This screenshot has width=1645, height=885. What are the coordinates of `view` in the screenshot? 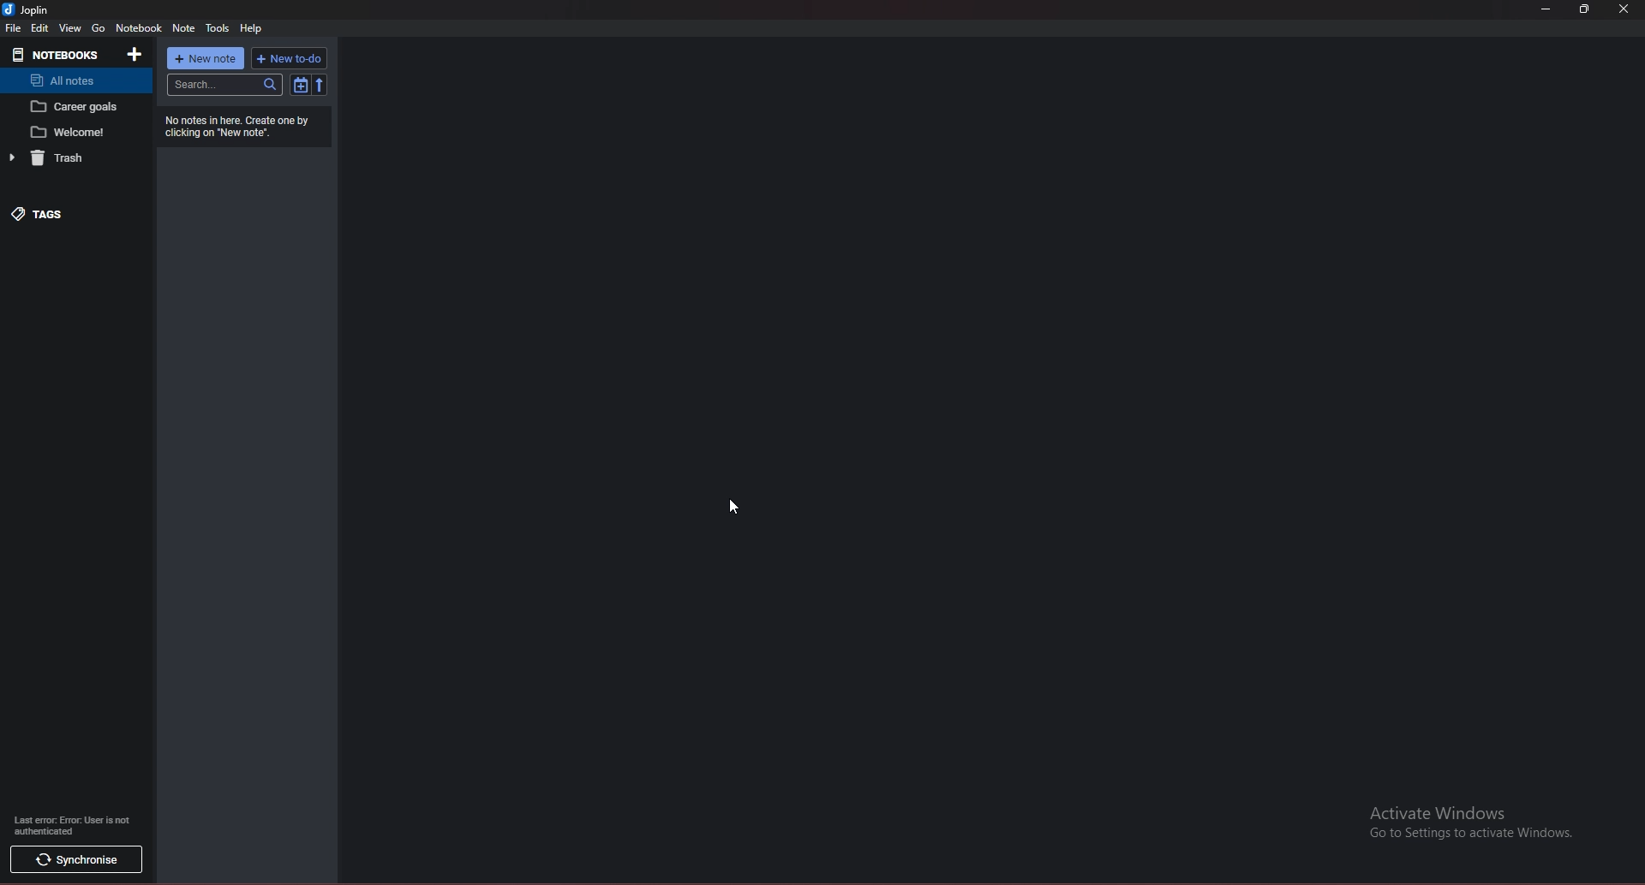 It's located at (70, 29).